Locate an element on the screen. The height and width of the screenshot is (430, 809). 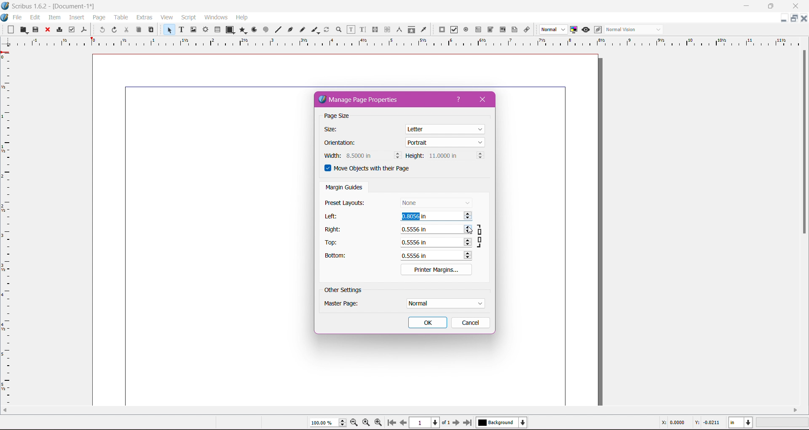
Margin Guides is located at coordinates (344, 188).